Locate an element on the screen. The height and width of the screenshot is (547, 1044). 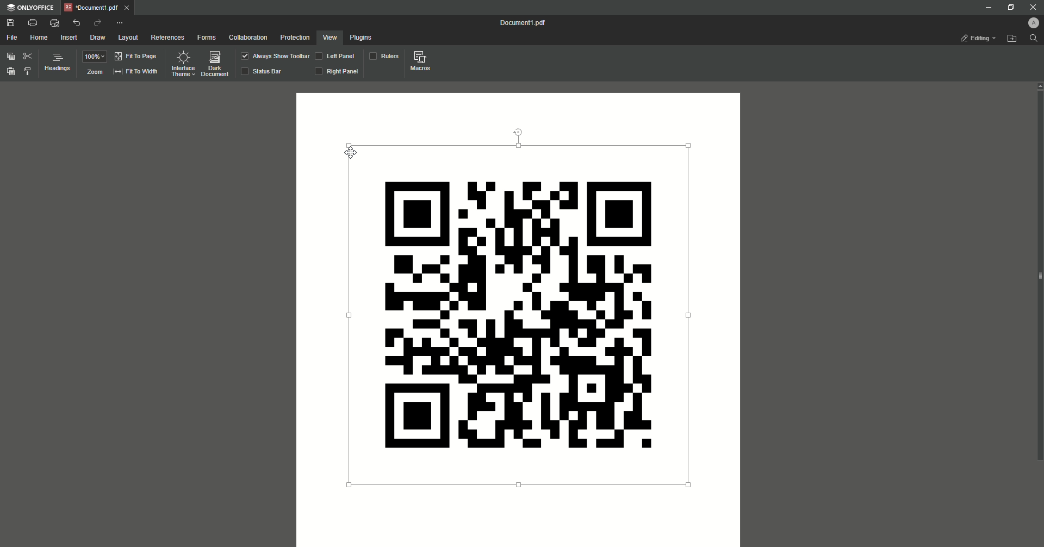
Forms is located at coordinates (207, 38).